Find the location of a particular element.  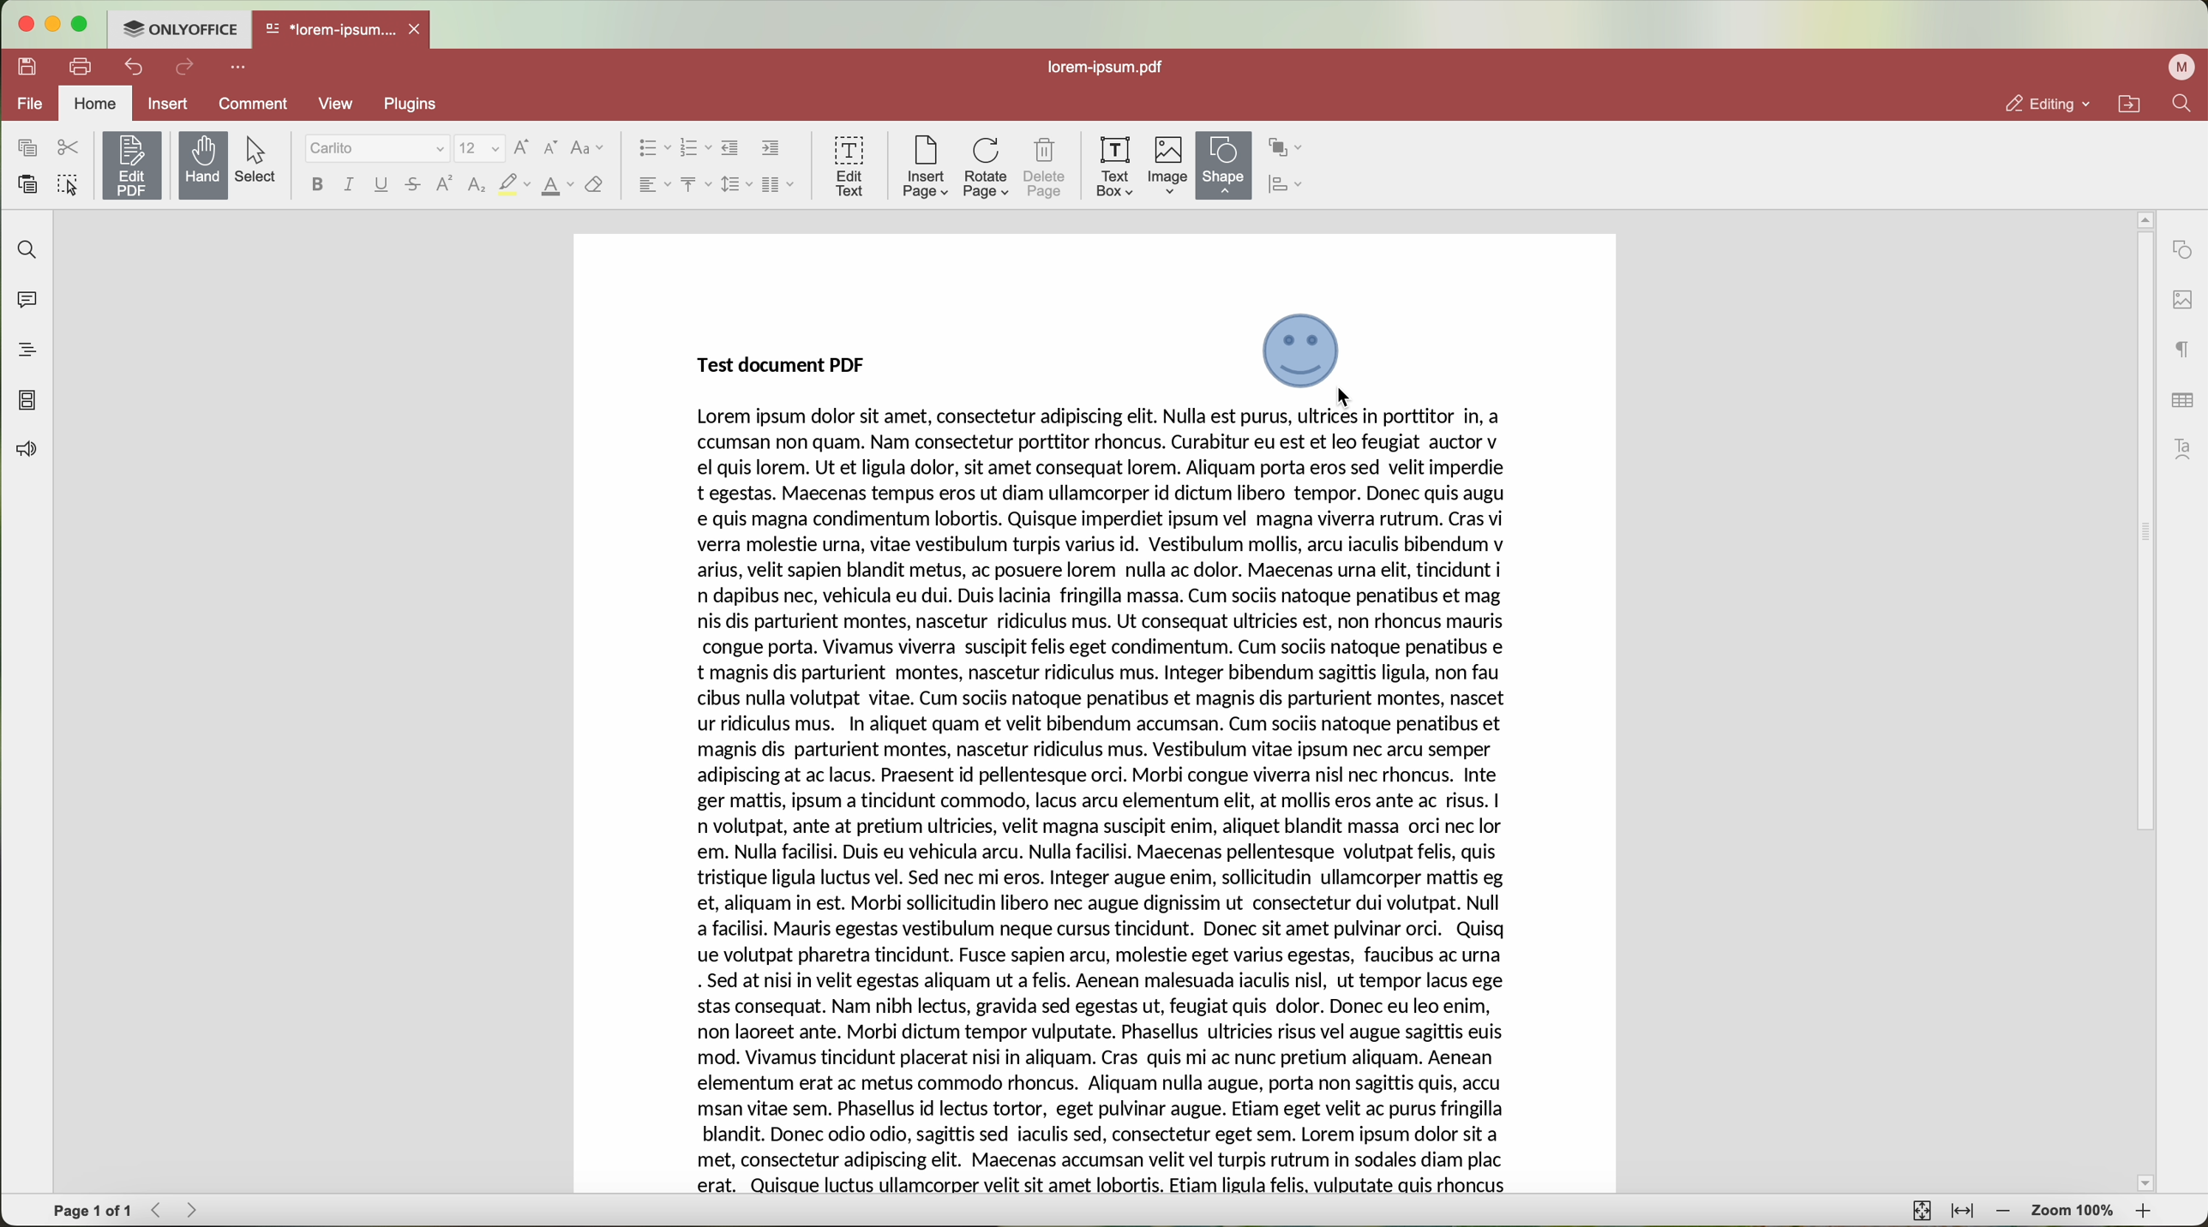

shape settings is located at coordinates (2182, 249).